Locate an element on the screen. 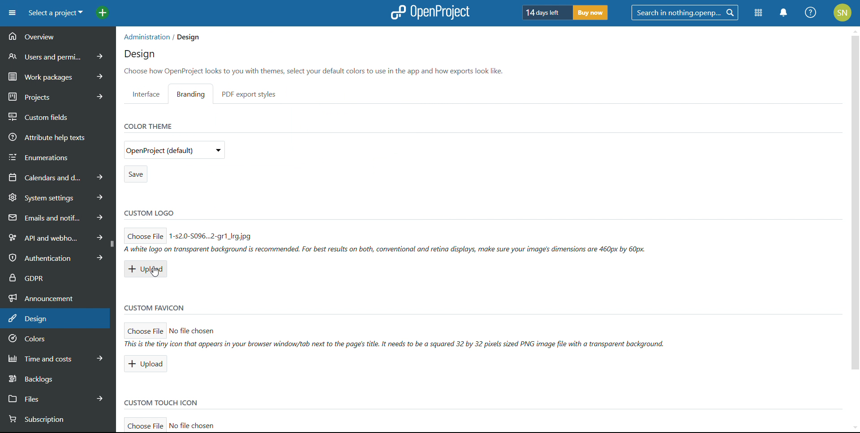  upload is located at coordinates (145, 364).